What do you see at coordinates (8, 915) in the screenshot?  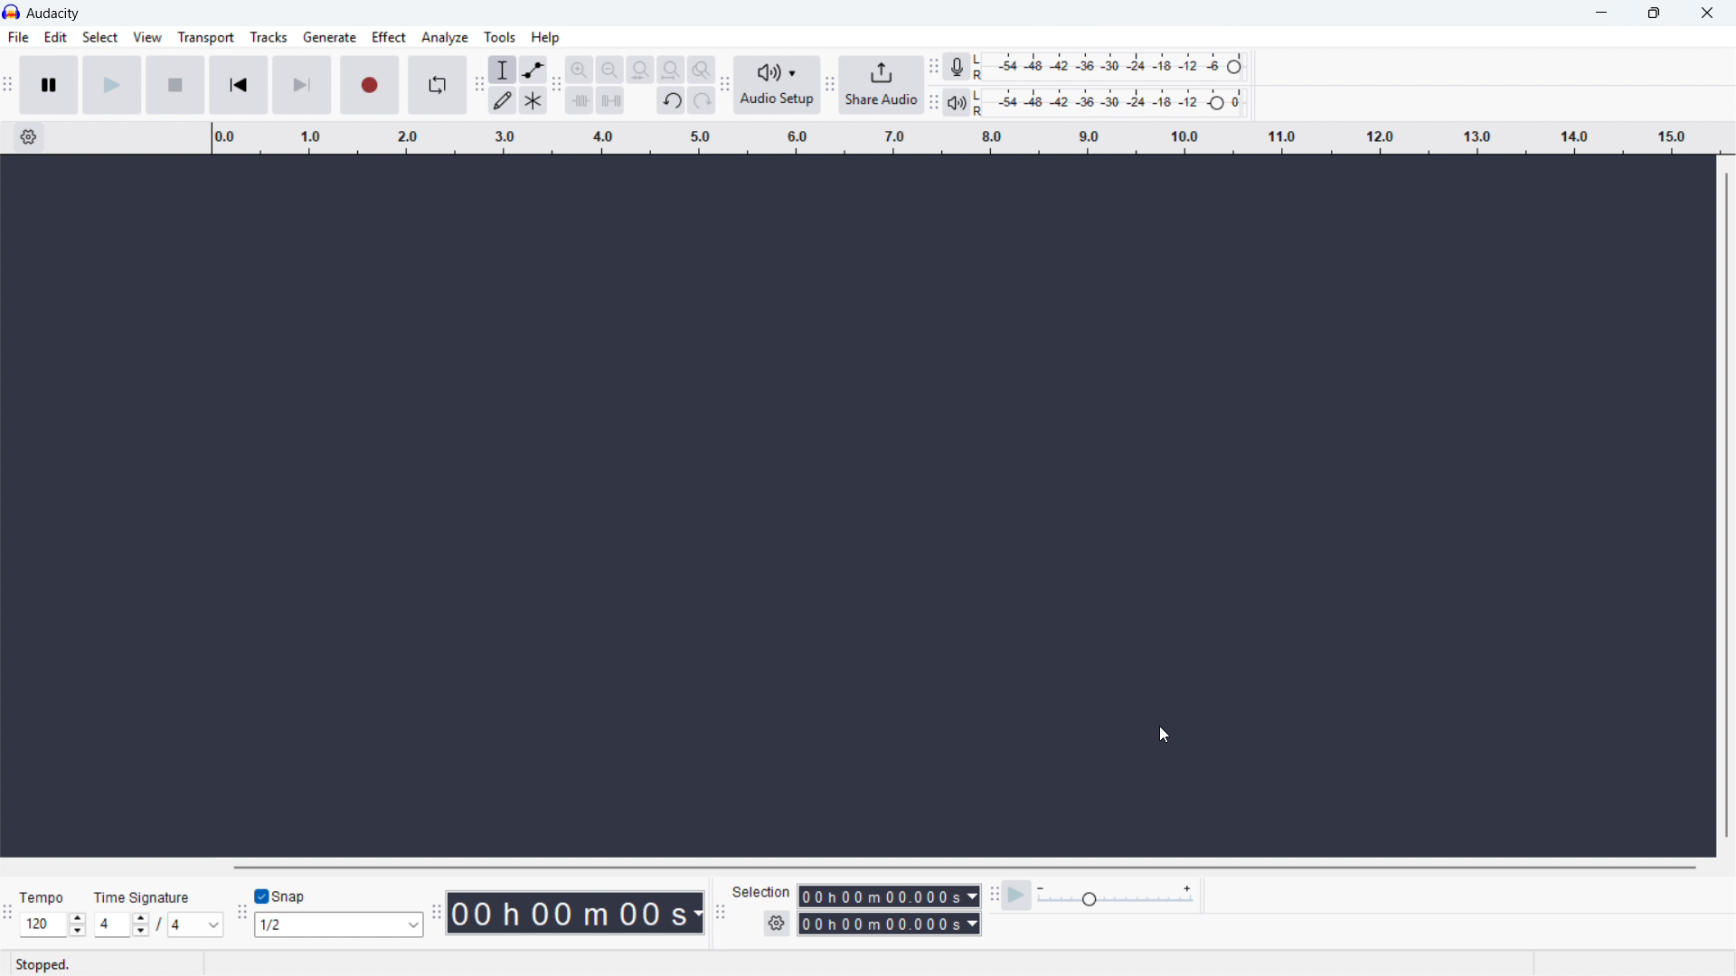 I see `time signature toolbar` at bounding box center [8, 915].